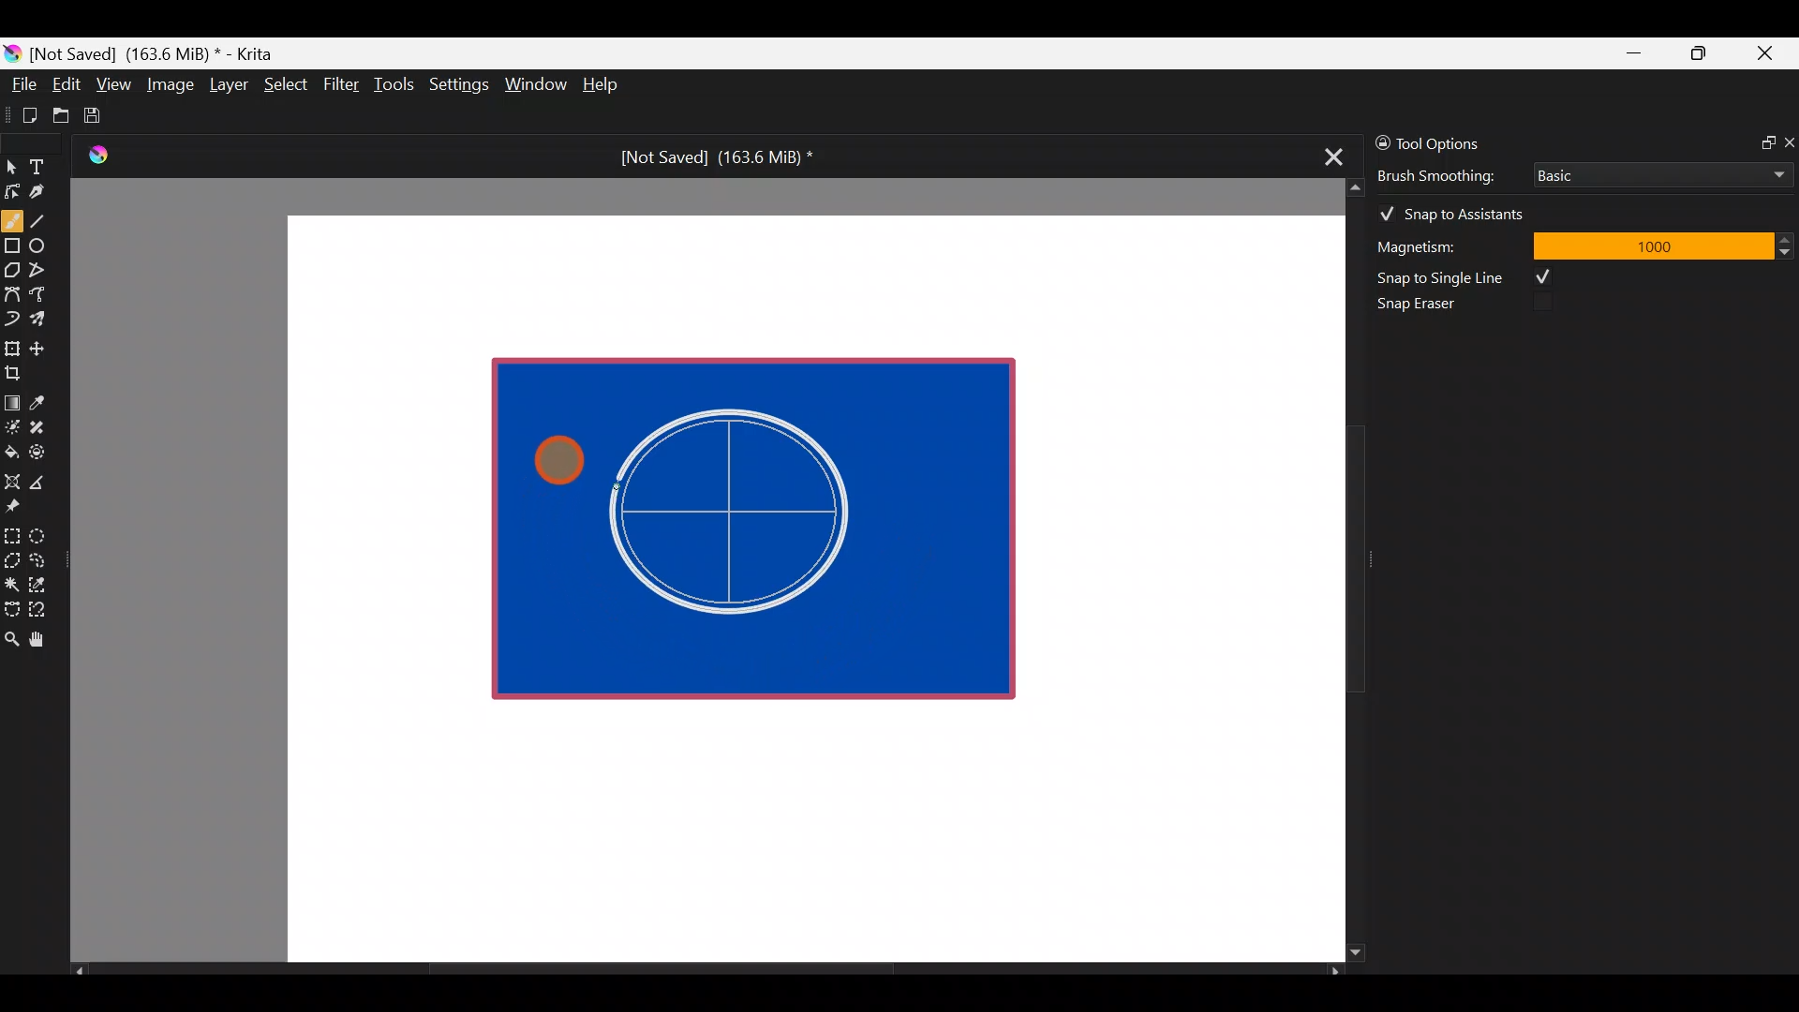 This screenshot has height=1012, width=1799. I want to click on Krita Logo, so click(95, 155).